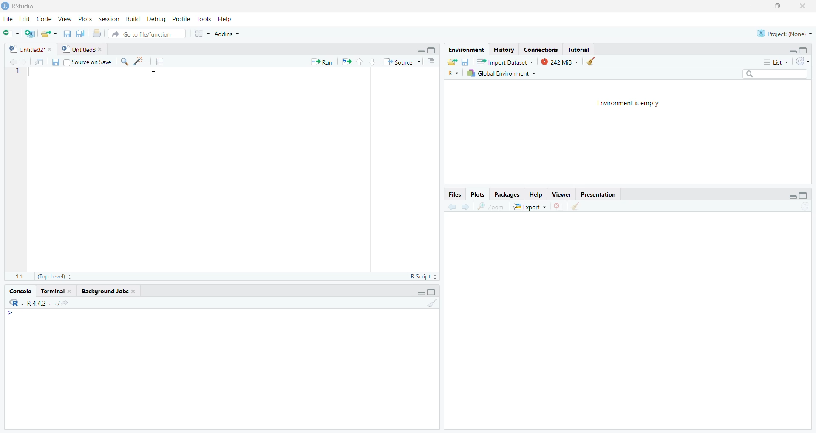  Describe the element at coordinates (80, 33) in the screenshot. I see `save all open documents` at that location.